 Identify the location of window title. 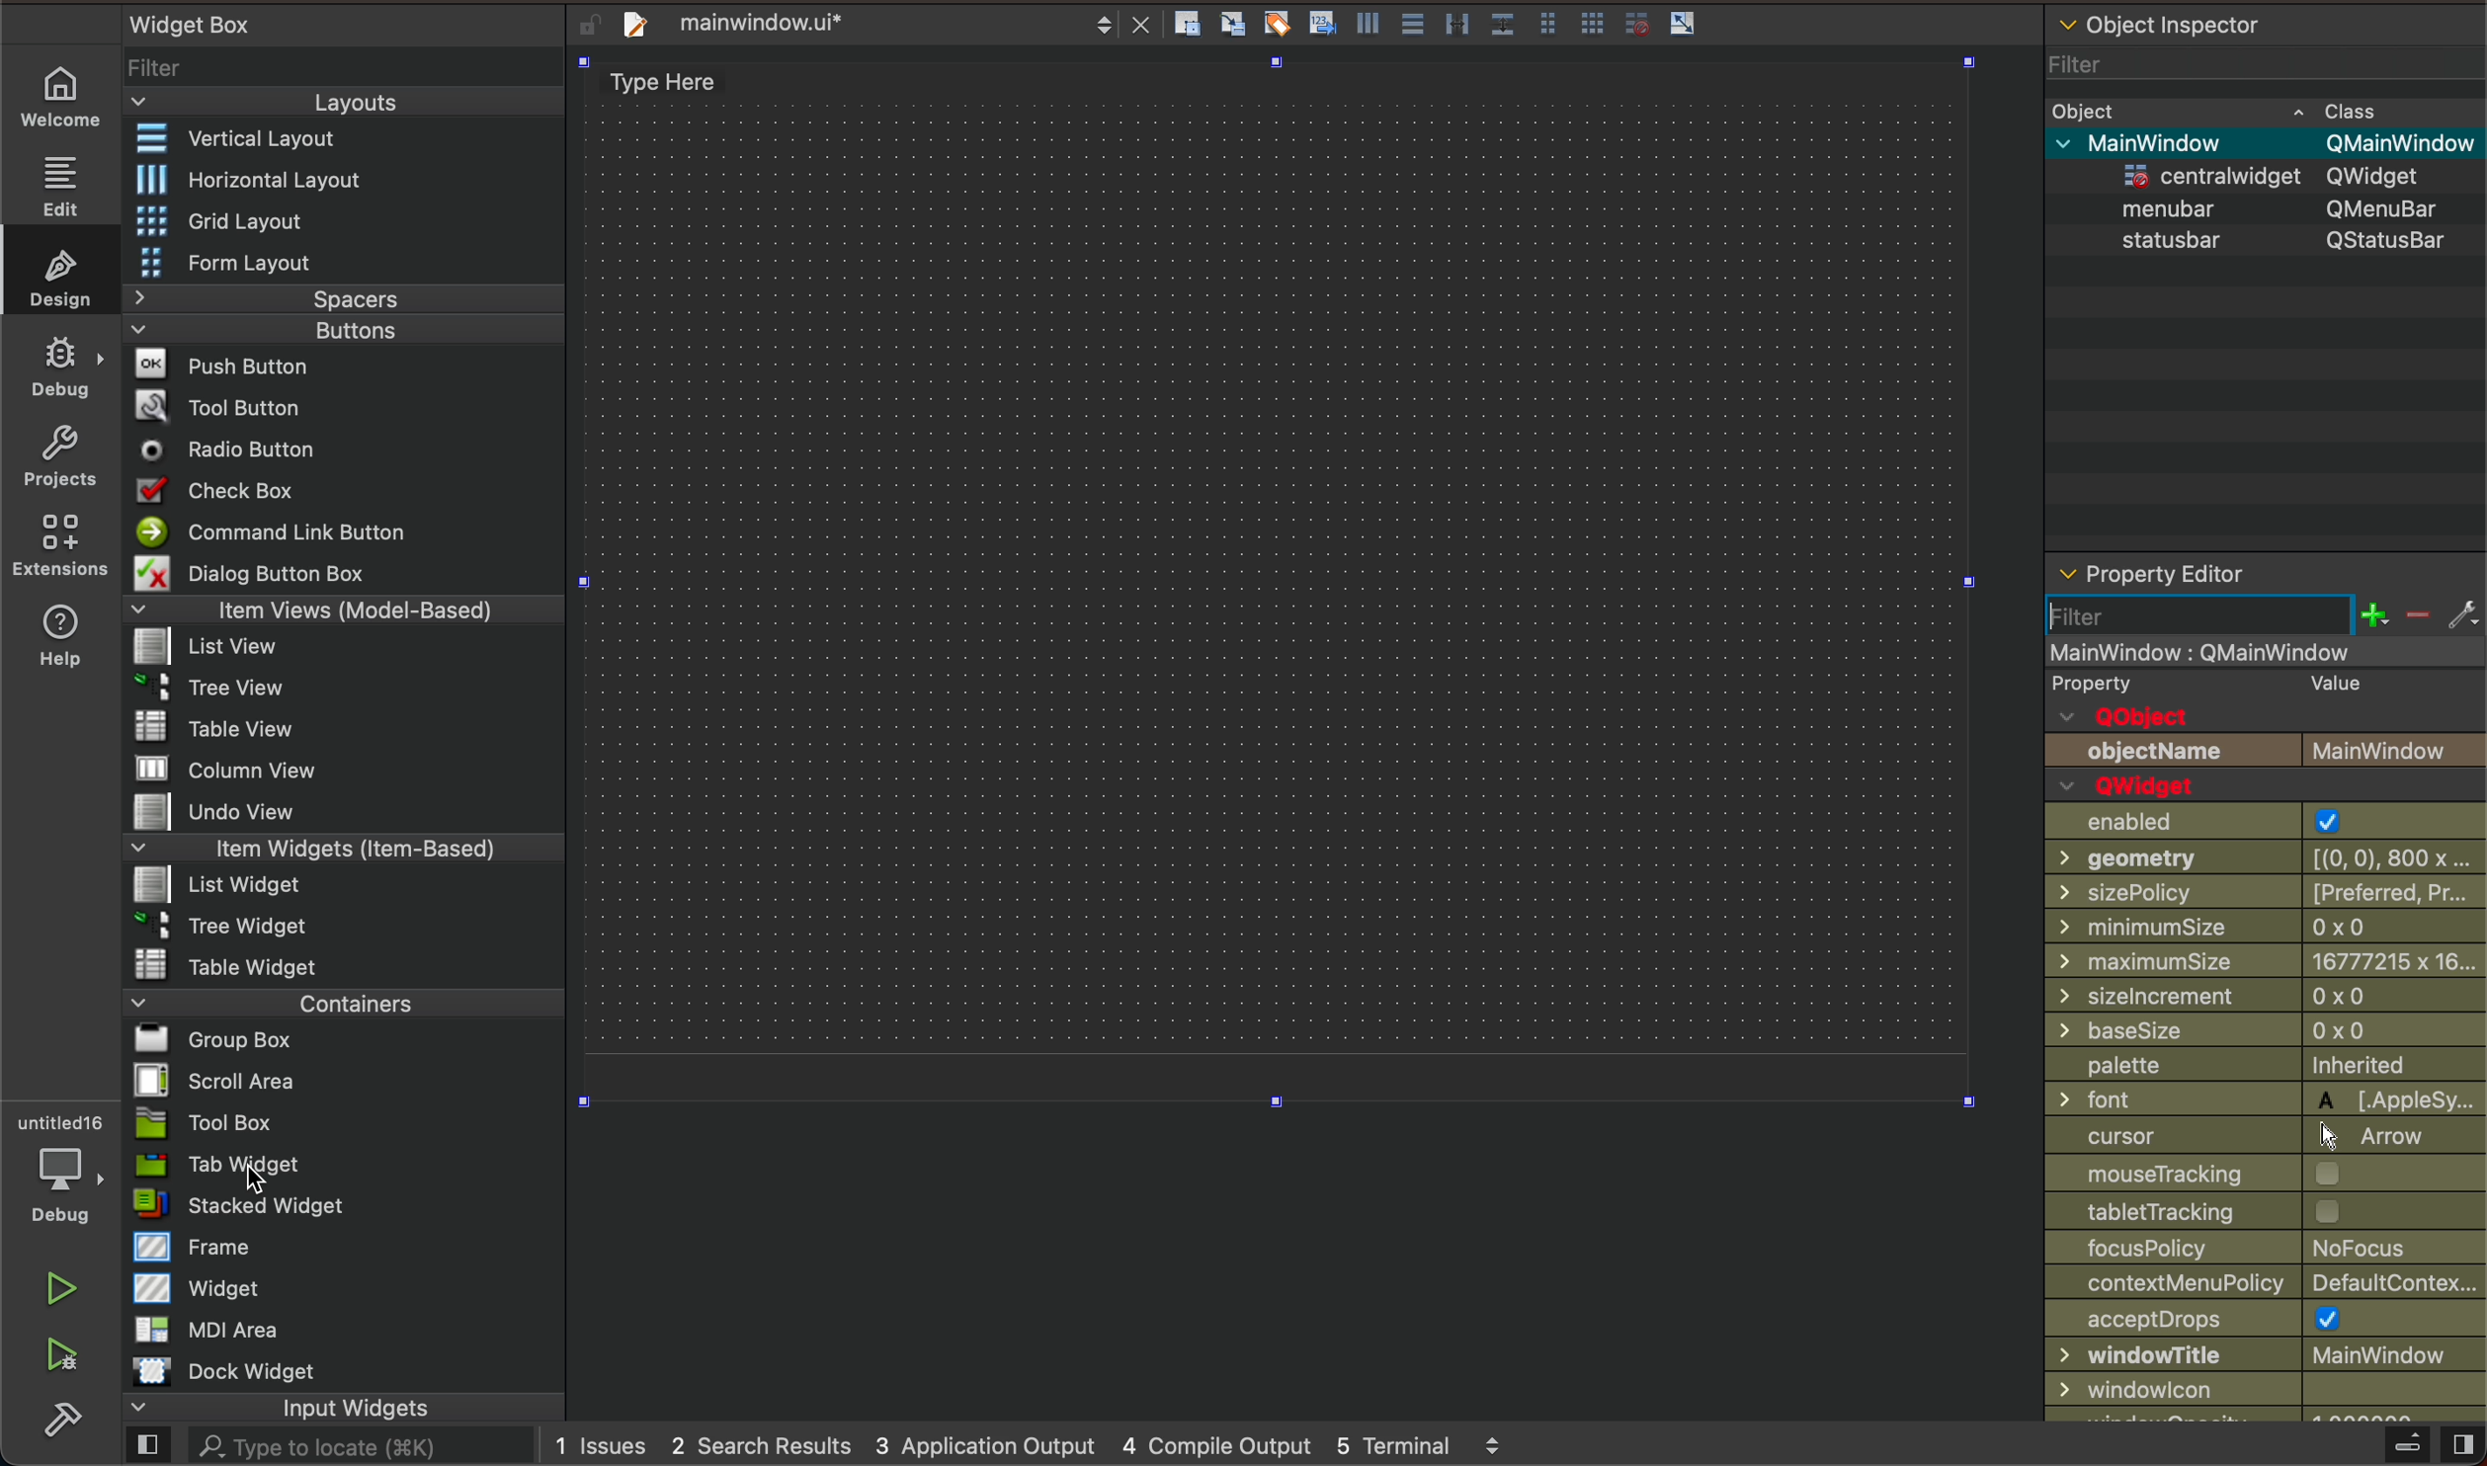
(2268, 1355).